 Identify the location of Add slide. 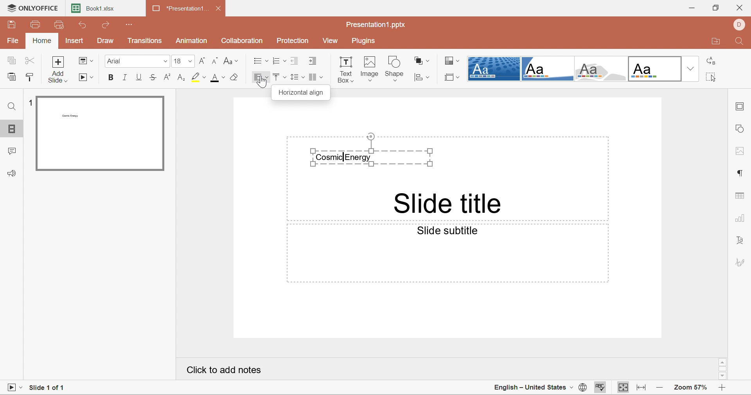
(59, 70).